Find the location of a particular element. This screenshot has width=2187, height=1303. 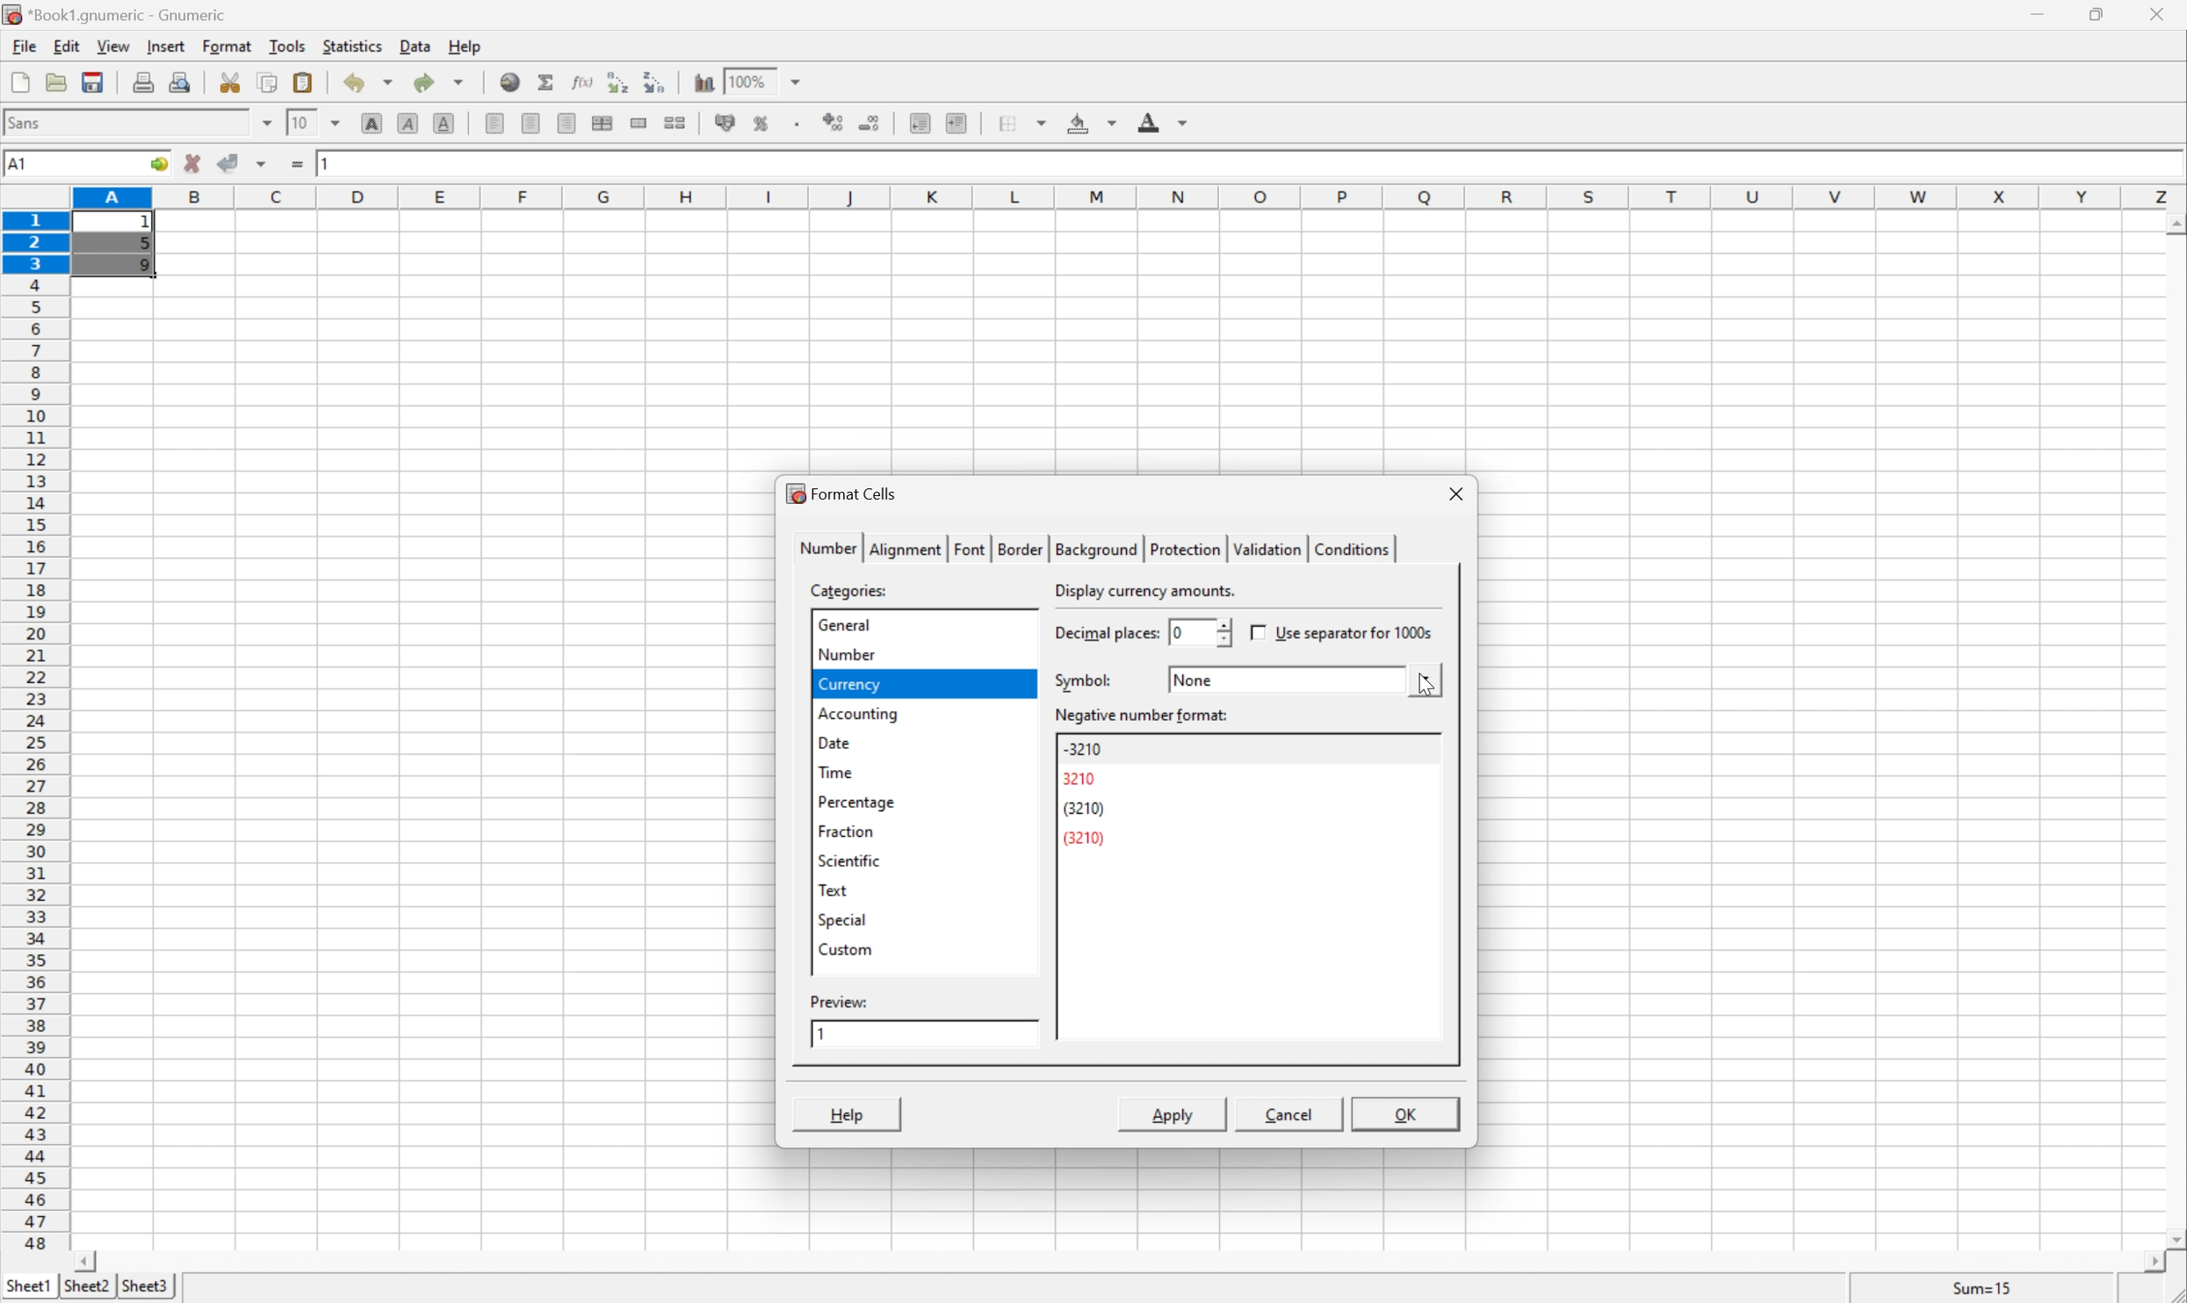

categories is located at coordinates (852, 590).